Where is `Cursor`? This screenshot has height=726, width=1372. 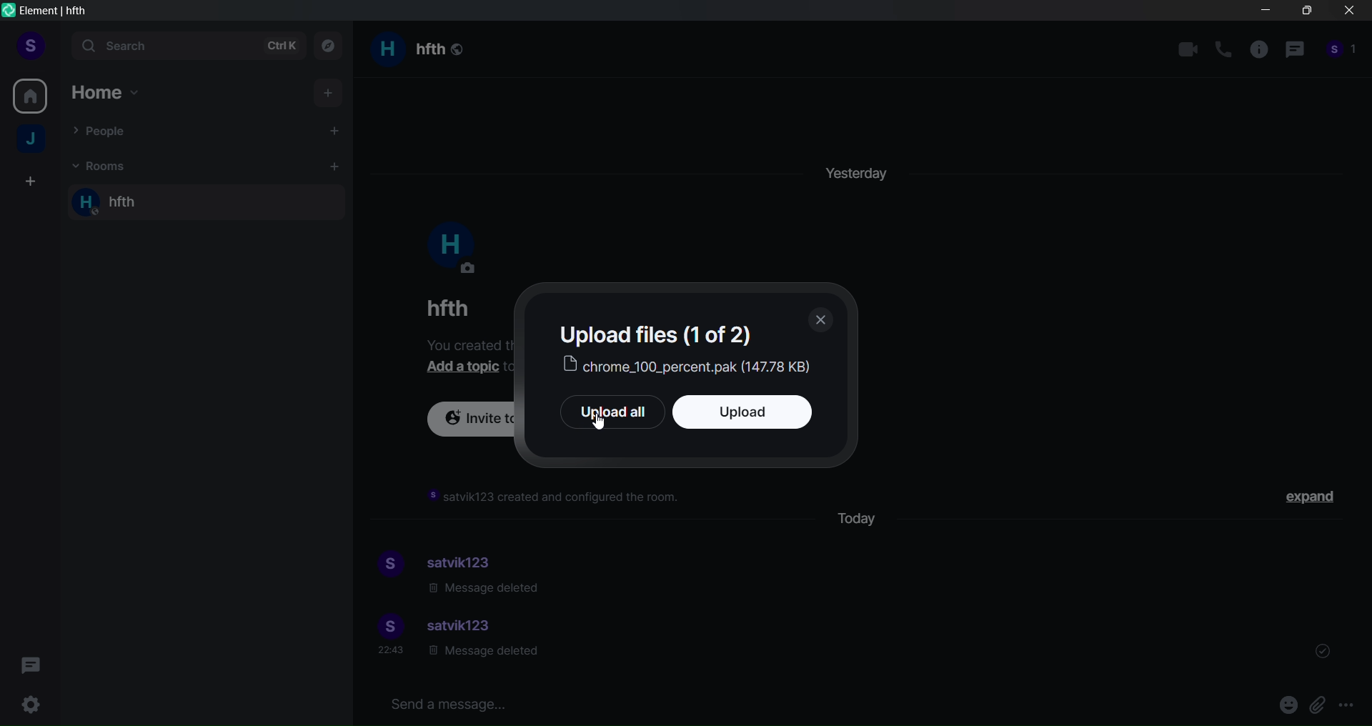 Cursor is located at coordinates (604, 431).